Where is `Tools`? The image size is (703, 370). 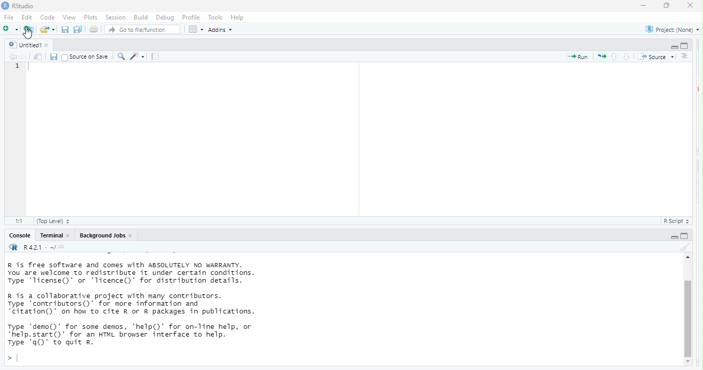 Tools is located at coordinates (215, 18).